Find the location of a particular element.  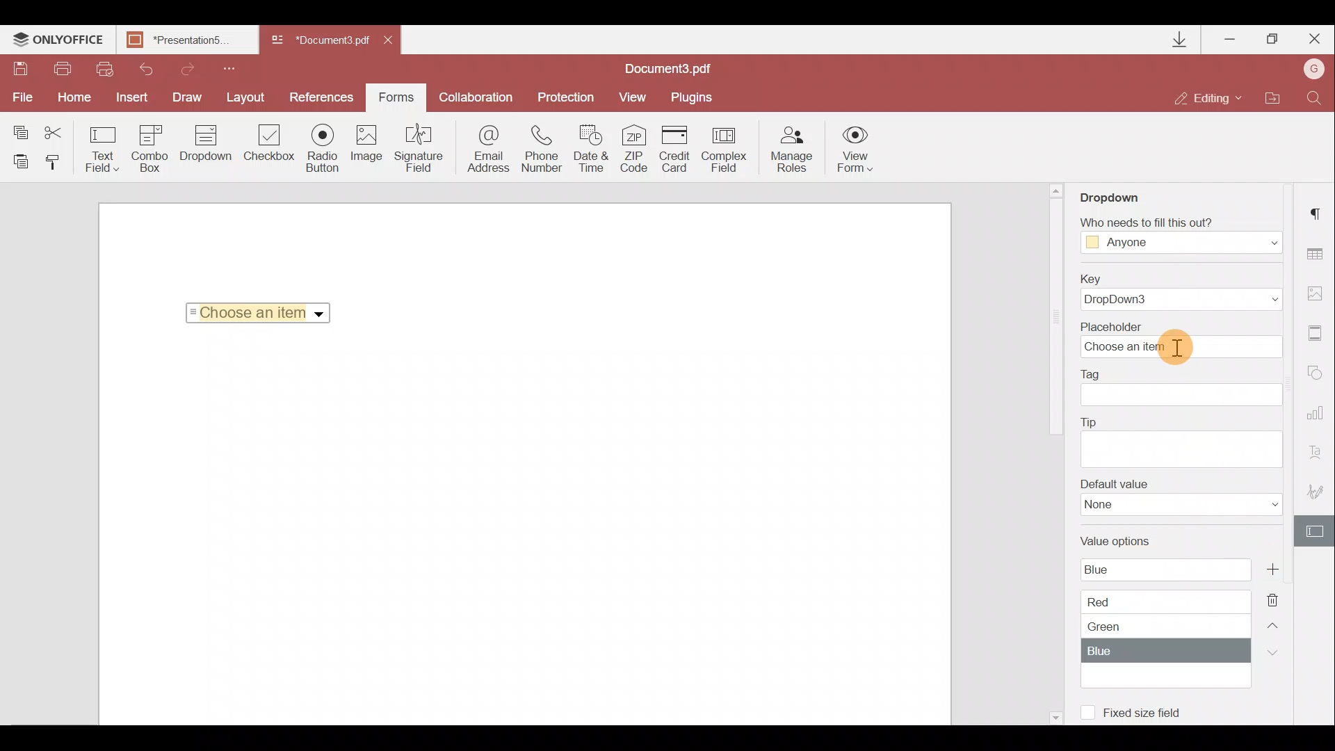

Selected Item is located at coordinates (254, 312).